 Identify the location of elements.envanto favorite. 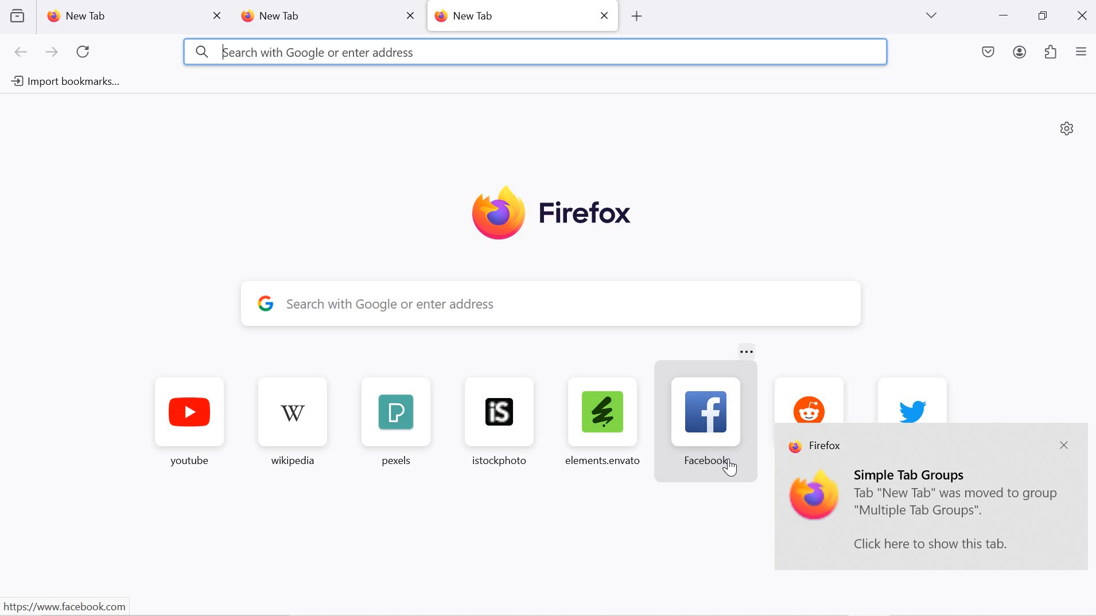
(601, 420).